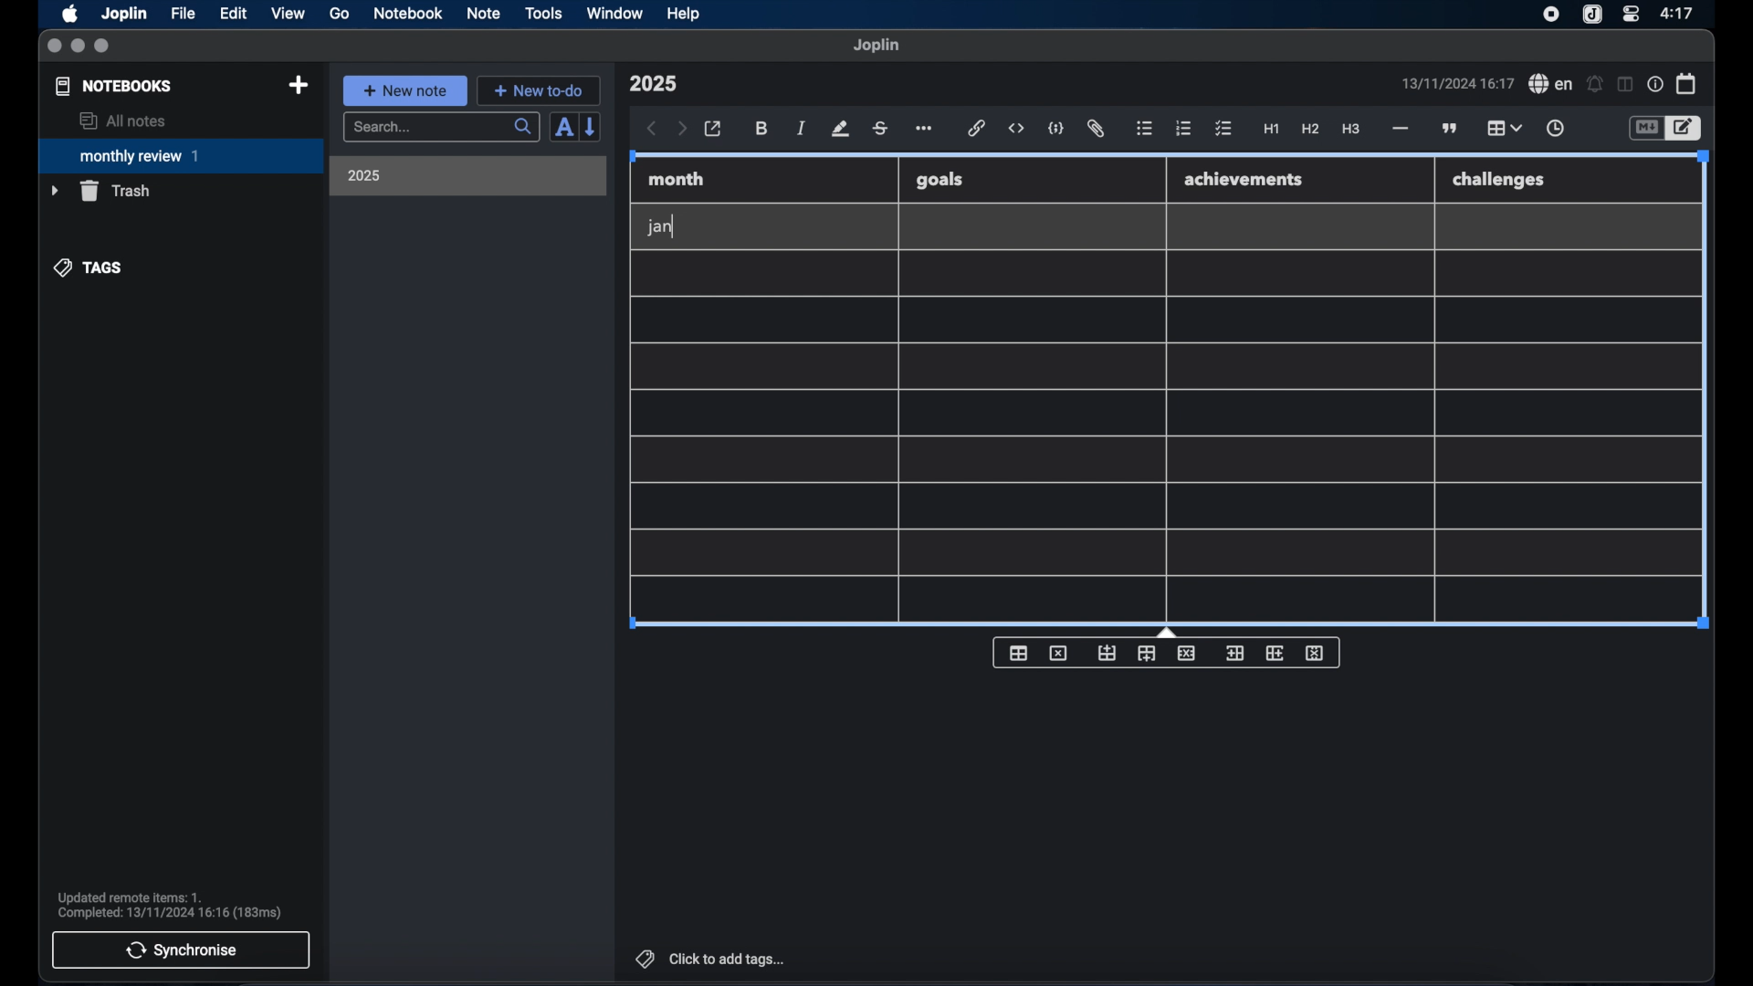  What do you see at coordinates (840, 129) in the screenshot?
I see `highlight` at bounding box center [840, 129].